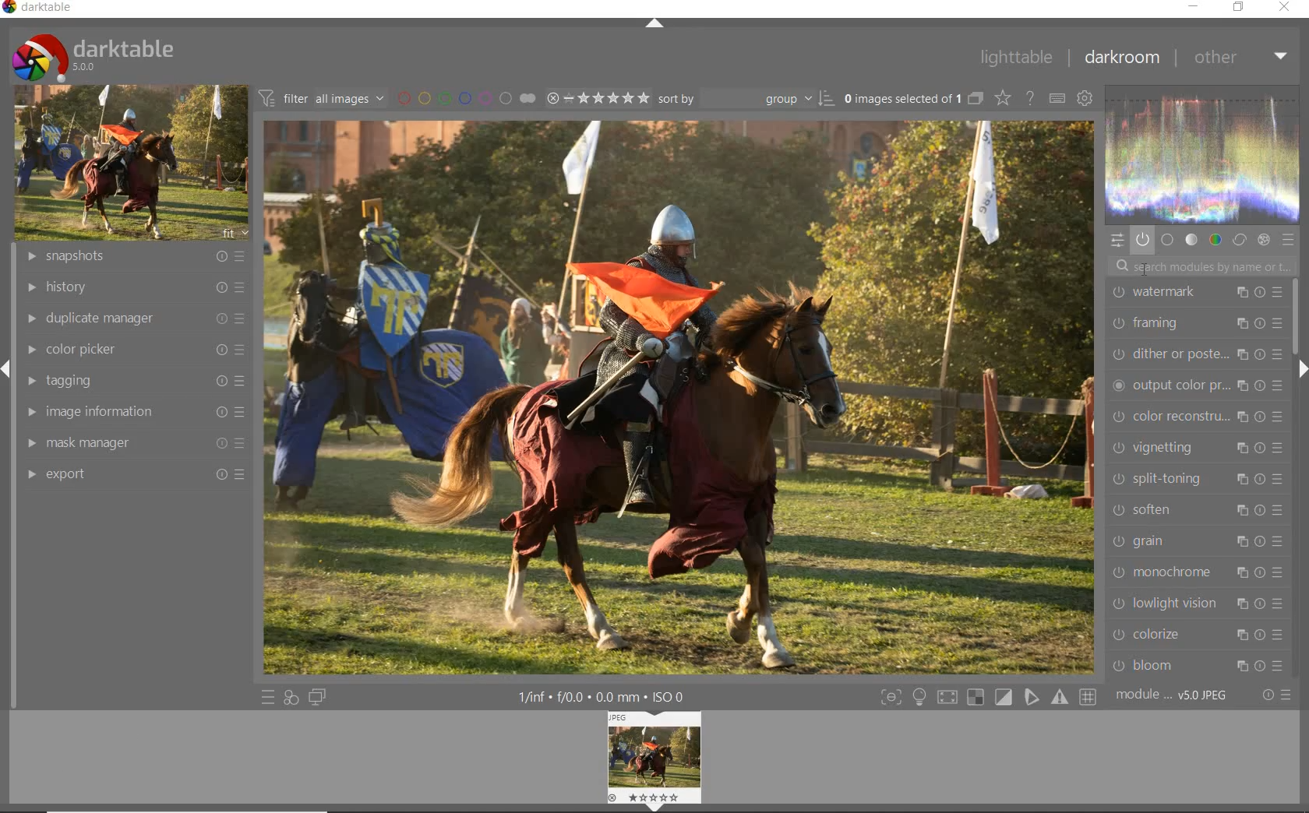  I want to click on framing, so click(1194, 322).